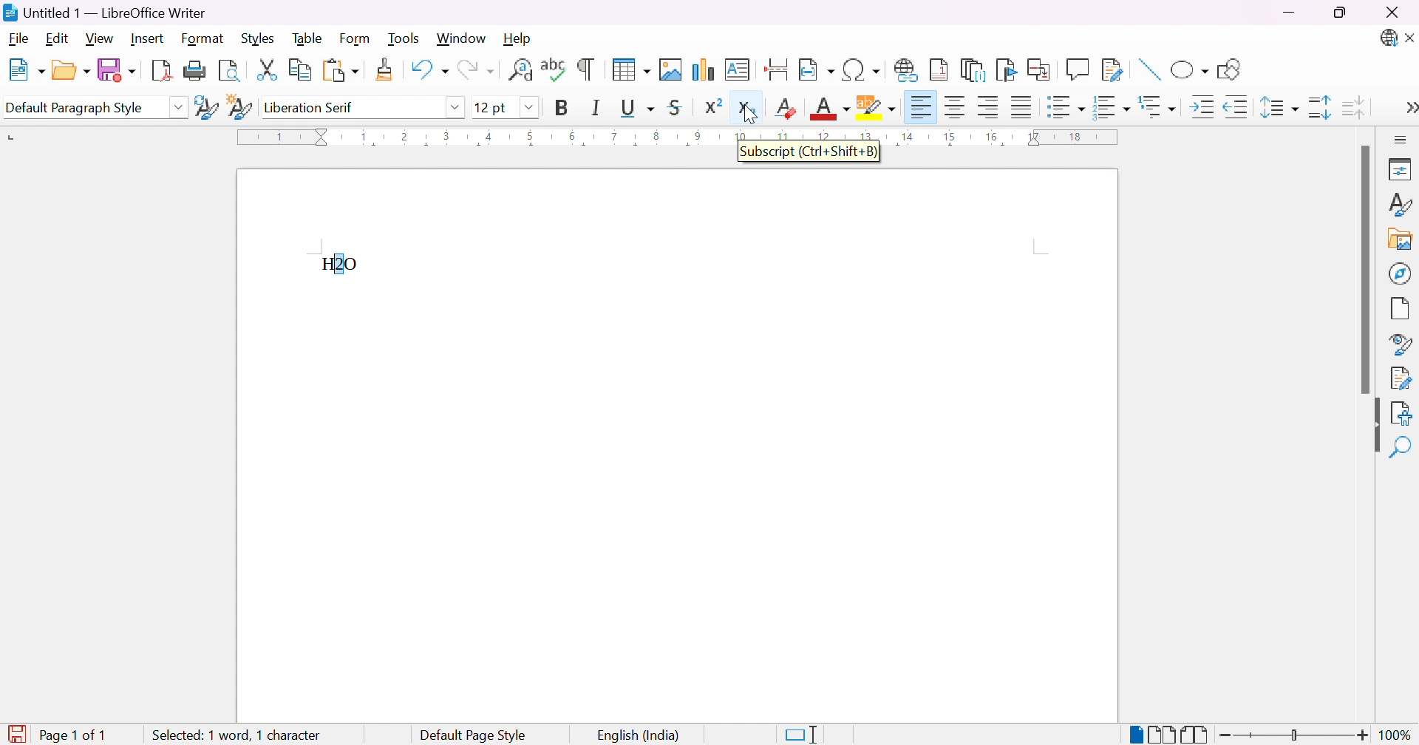  Describe the element at coordinates (1370, 427) in the screenshot. I see `Hide` at that location.